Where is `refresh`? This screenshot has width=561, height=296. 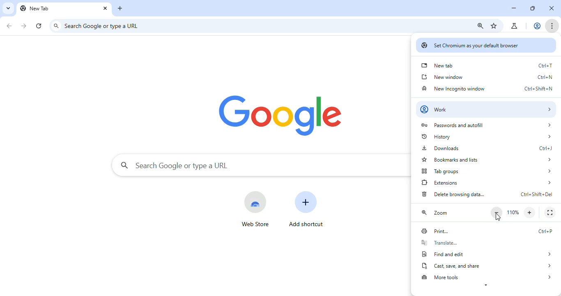 refresh is located at coordinates (39, 25).